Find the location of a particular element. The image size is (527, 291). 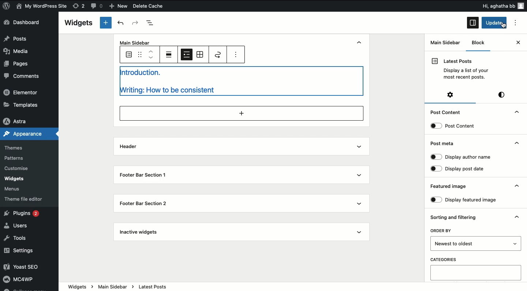

Undo is located at coordinates (122, 23).